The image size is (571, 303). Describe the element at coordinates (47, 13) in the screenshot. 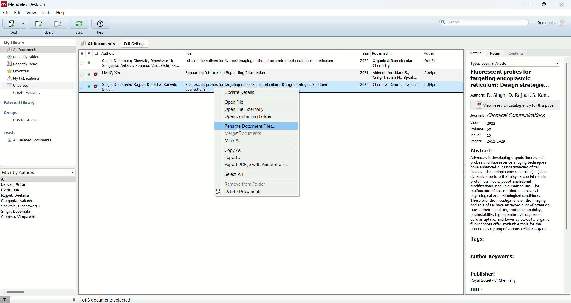

I see `tools` at that location.